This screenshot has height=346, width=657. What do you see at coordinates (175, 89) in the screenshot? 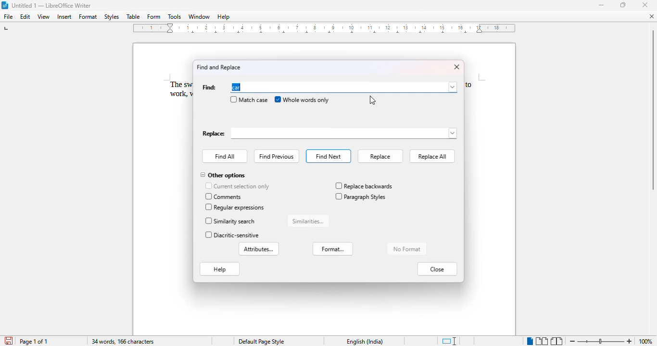
I see `The sw work,` at bounding box center [175, 89].